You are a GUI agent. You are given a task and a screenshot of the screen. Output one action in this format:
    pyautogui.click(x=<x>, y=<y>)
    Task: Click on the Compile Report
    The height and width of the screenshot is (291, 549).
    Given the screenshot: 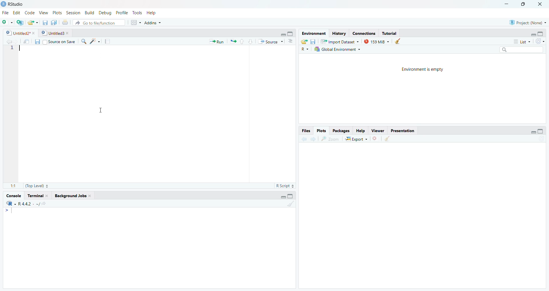 What is the action you would take?
    pyautogui.click(x=108, y=42)
    